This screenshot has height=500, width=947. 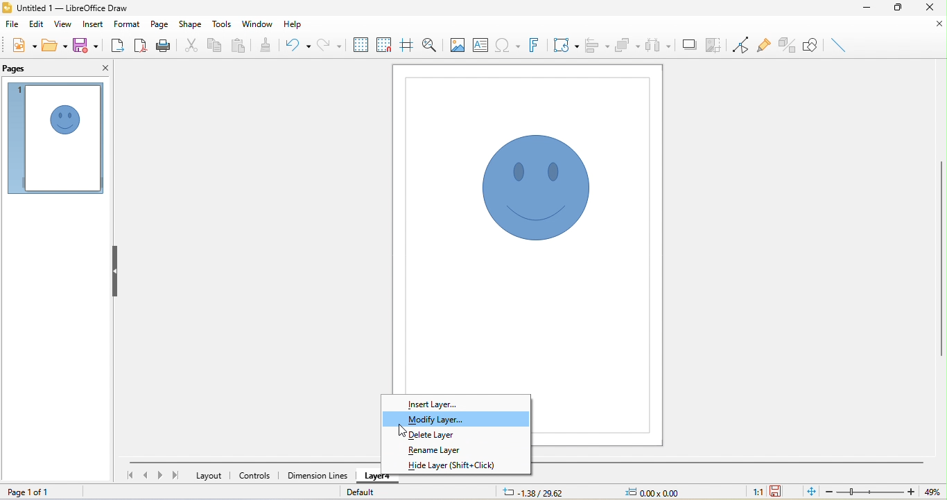 I want to click on cursor movement, so click(x=405, y=431).